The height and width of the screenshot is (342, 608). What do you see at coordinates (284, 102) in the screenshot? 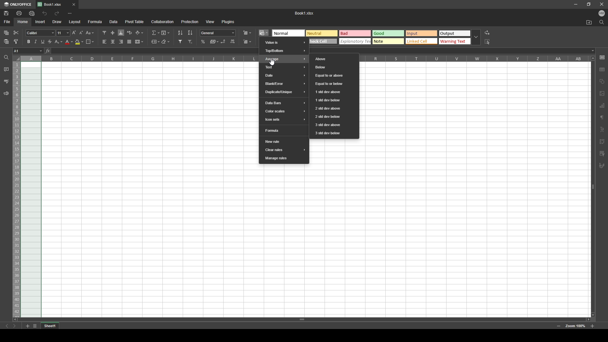
I see `data bars` at bounding box center [284, 102].